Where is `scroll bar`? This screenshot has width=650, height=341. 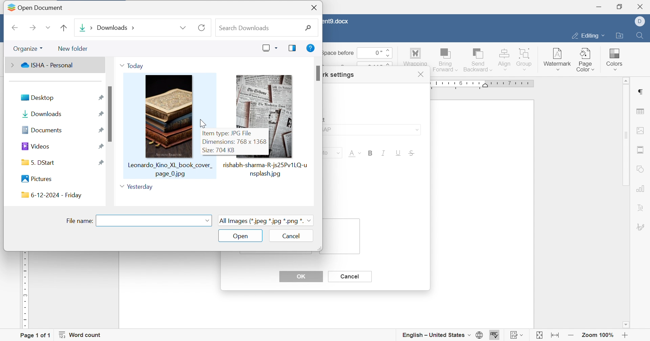 scroll bar is located at coordinates (319, 72).